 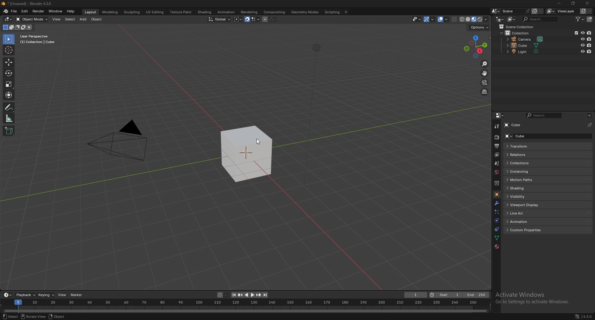 I want to click on animation, so click(x=226, y=12).